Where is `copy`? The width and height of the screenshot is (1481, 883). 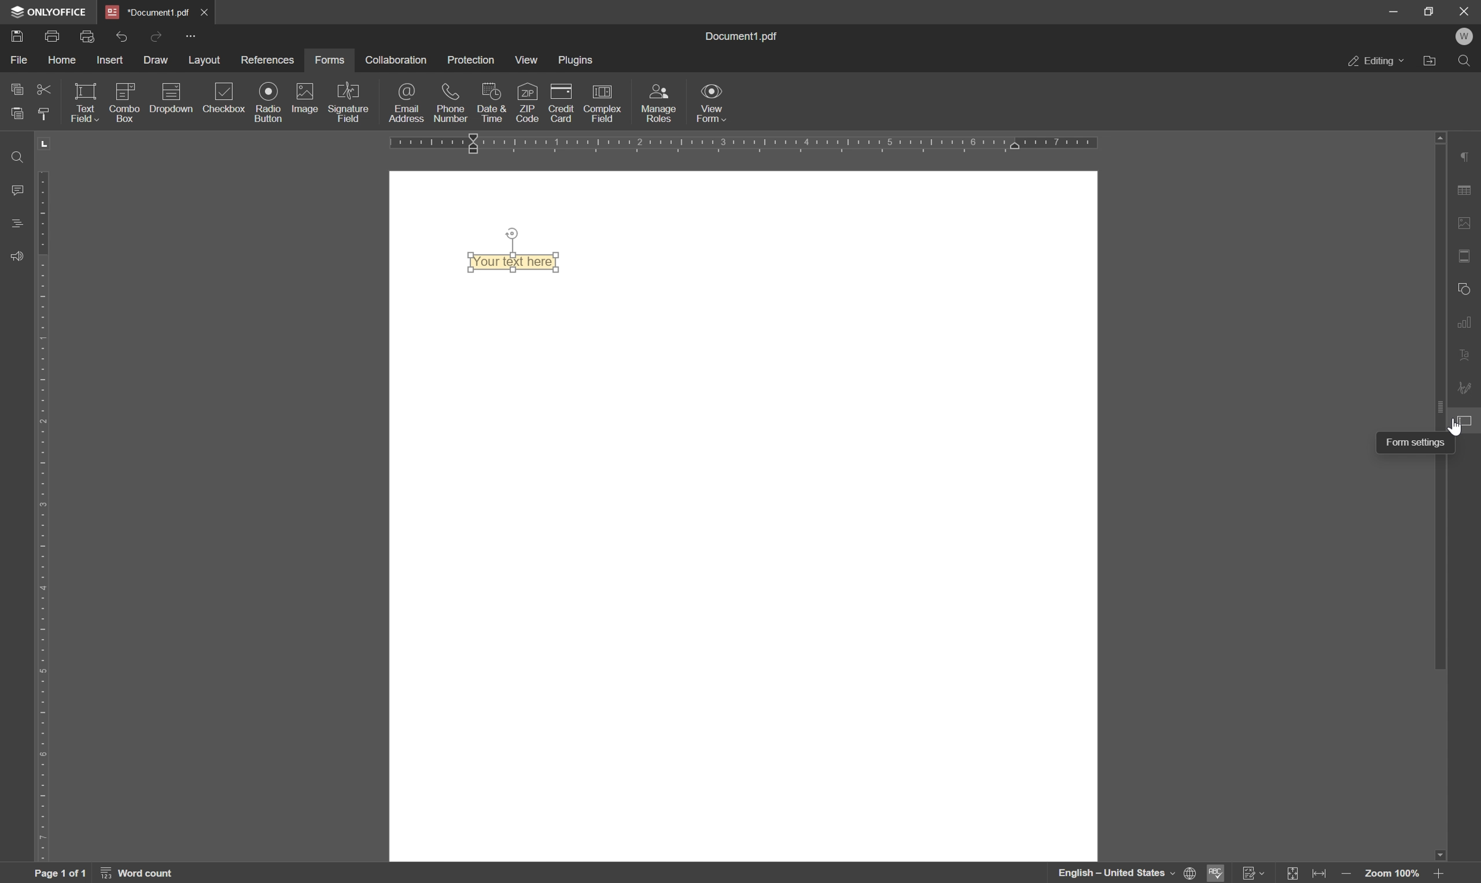
copy is located at coordinates (14, 89).